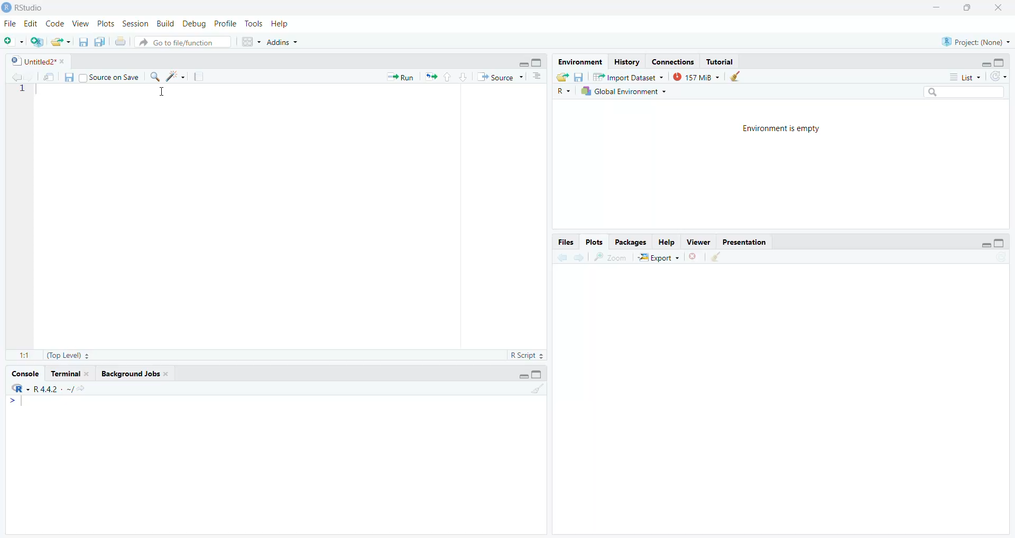  I want to click on maximize, so click(968, 8).